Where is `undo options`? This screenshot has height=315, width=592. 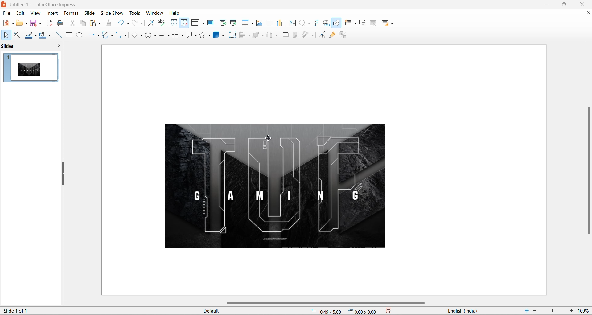
undo options is located at coordinates (127, 24).